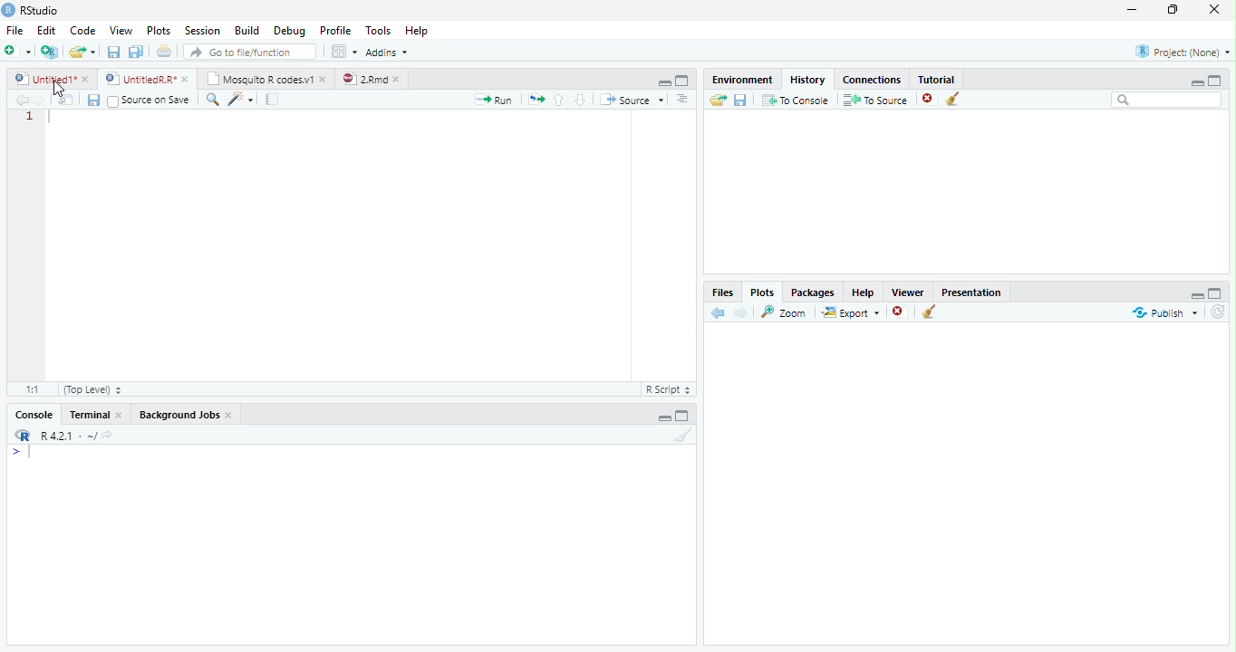 This screenshot has width=1236, height=652. Describe the element at coordinates (93, 100) in the screenshot. I see `Save` at that location.